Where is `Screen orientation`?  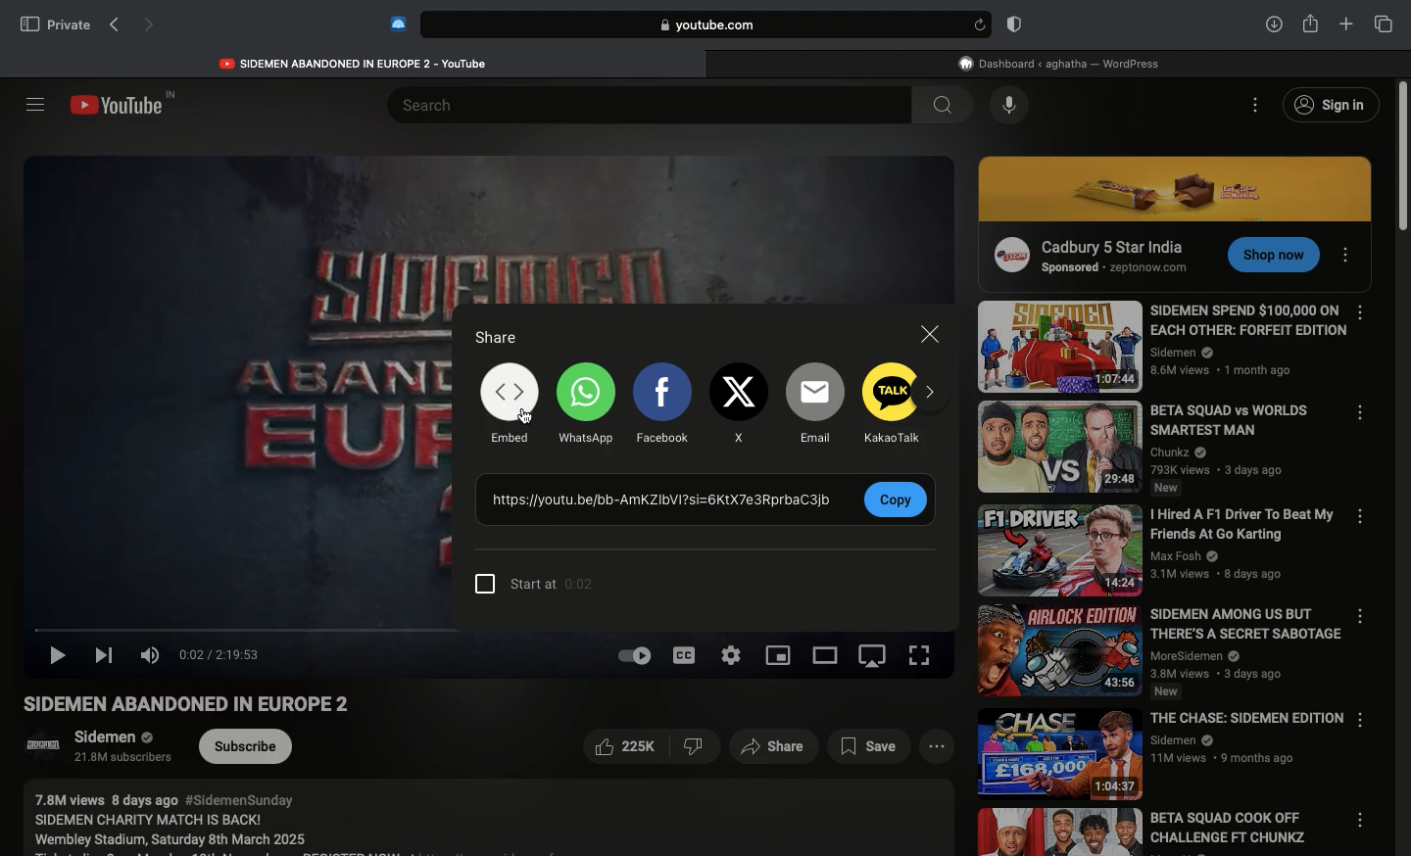 Screen orientation is located at coordinates (876, 659).